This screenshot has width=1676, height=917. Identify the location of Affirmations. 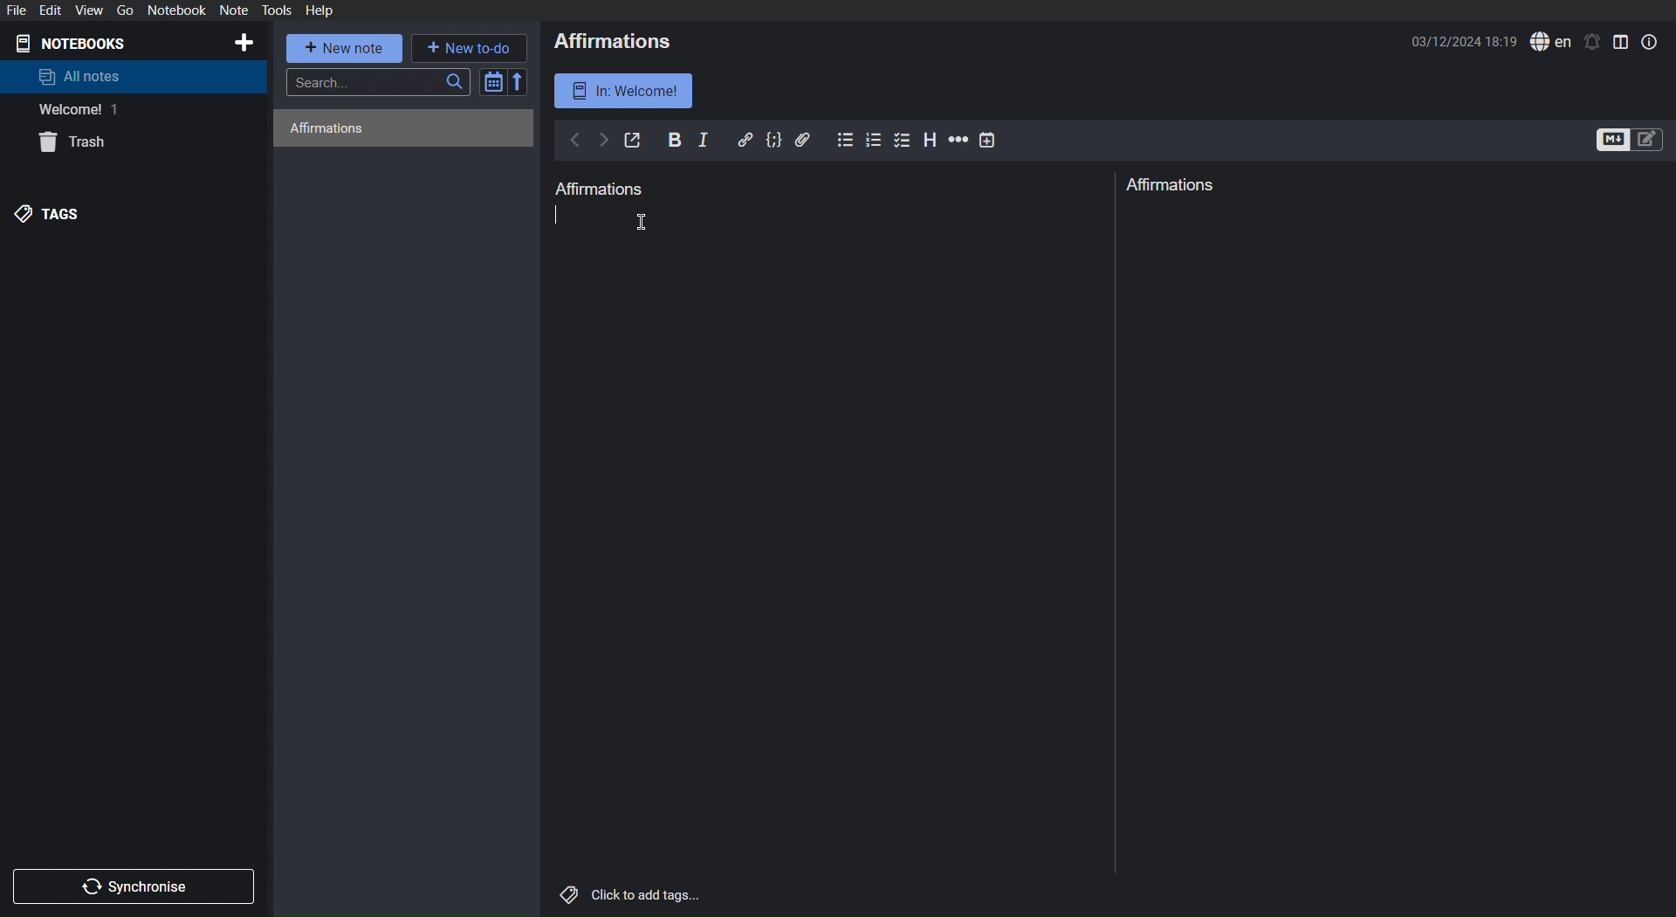
(601, 189).